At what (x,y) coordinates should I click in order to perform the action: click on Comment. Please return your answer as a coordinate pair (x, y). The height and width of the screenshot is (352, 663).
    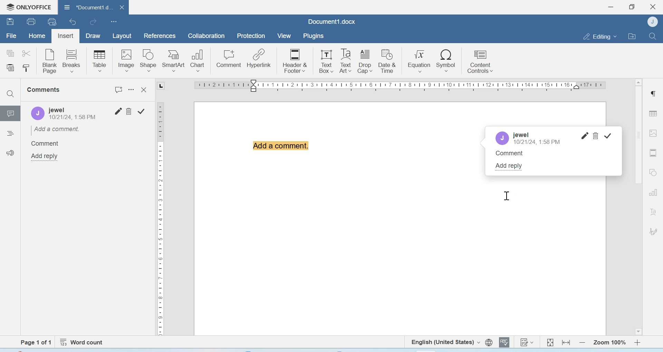
    Looking at the image, I should click on (229, 59).